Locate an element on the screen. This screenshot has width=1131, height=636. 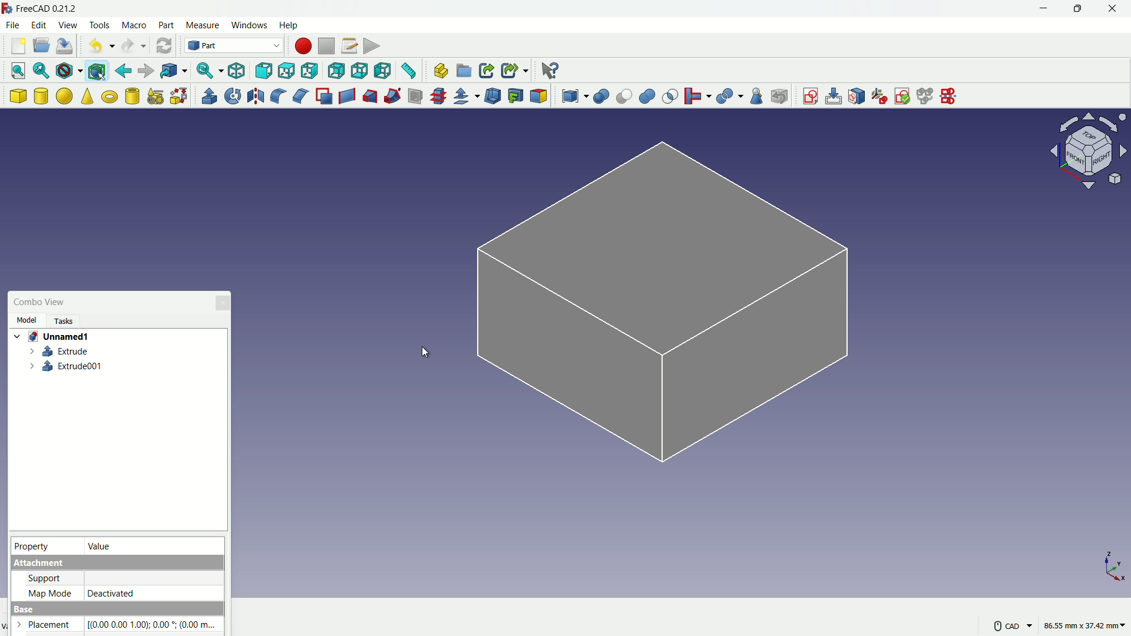
[(0.00 0.00 1.00); (0.00m)  is located at coordinates (154, 624).